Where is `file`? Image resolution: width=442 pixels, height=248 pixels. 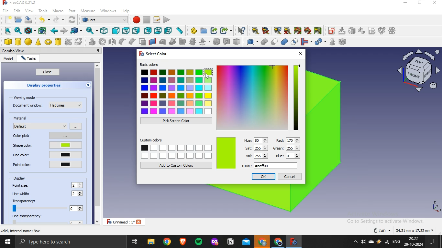
file is located at coordinates (6, 10).